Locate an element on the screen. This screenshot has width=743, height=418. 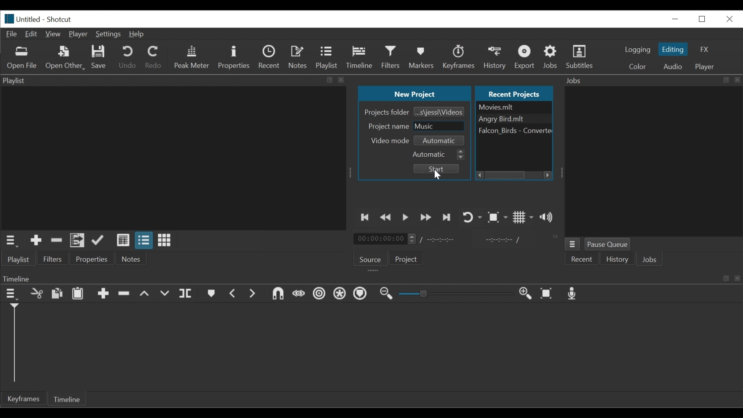
Jobs Panel is located at coordinates (653, 81).